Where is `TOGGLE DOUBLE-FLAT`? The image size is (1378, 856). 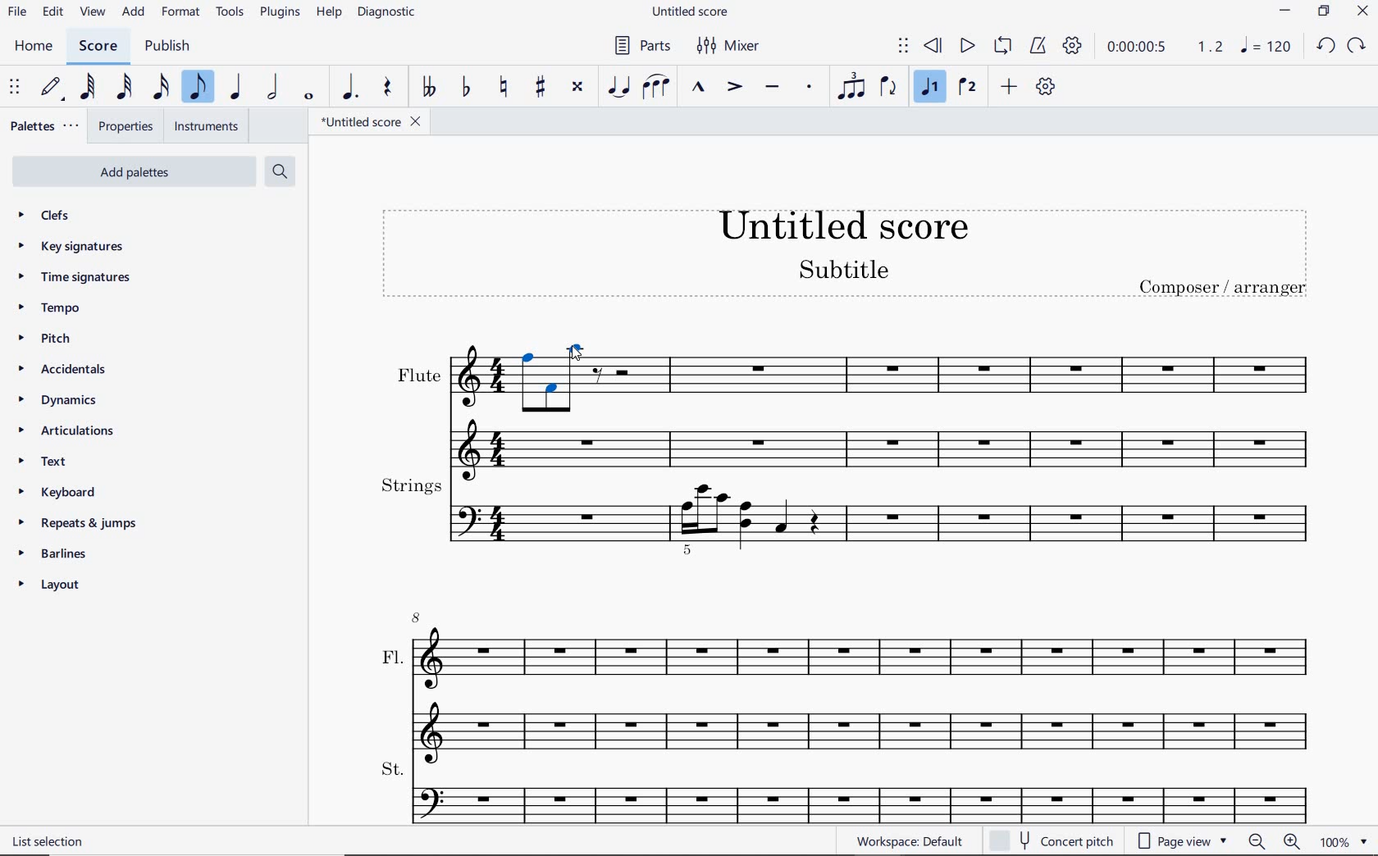
TOGGLE DOUBLE-FLAT is located at coordinates (429, 88).